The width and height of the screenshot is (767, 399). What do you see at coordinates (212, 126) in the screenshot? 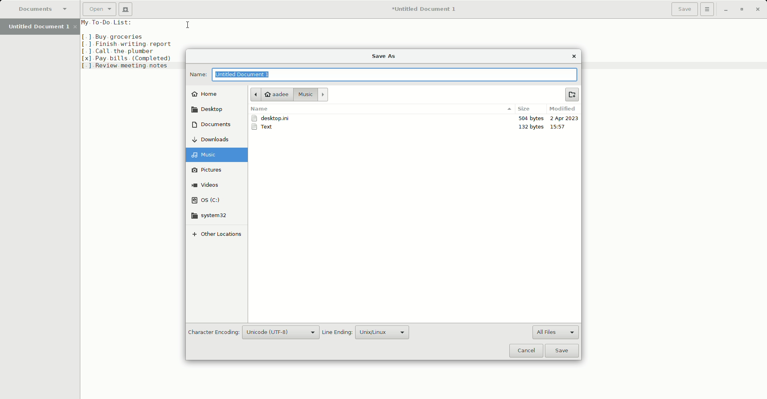
I see `Documents` at bounding box center [212, 126].